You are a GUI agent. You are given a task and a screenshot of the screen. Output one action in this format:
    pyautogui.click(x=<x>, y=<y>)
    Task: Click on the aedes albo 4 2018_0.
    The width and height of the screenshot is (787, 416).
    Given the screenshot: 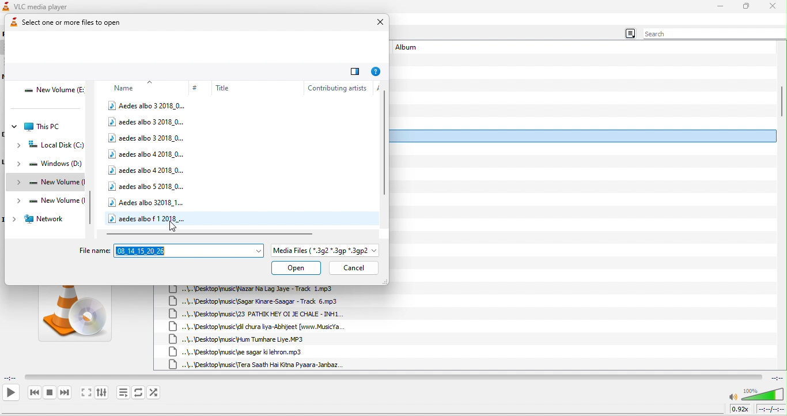 What is the action you would take?
    pyautogui.click(x=147, y=153)
    